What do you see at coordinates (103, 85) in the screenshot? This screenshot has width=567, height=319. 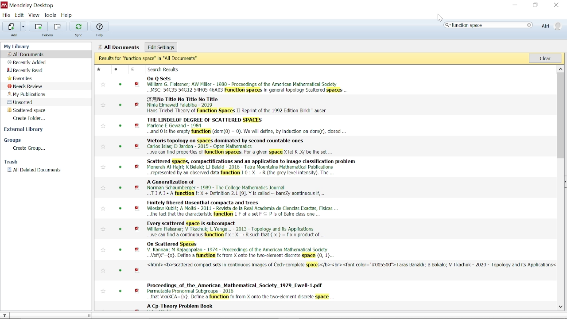 I see `Add to favorite` at bounding box center [103, 85].